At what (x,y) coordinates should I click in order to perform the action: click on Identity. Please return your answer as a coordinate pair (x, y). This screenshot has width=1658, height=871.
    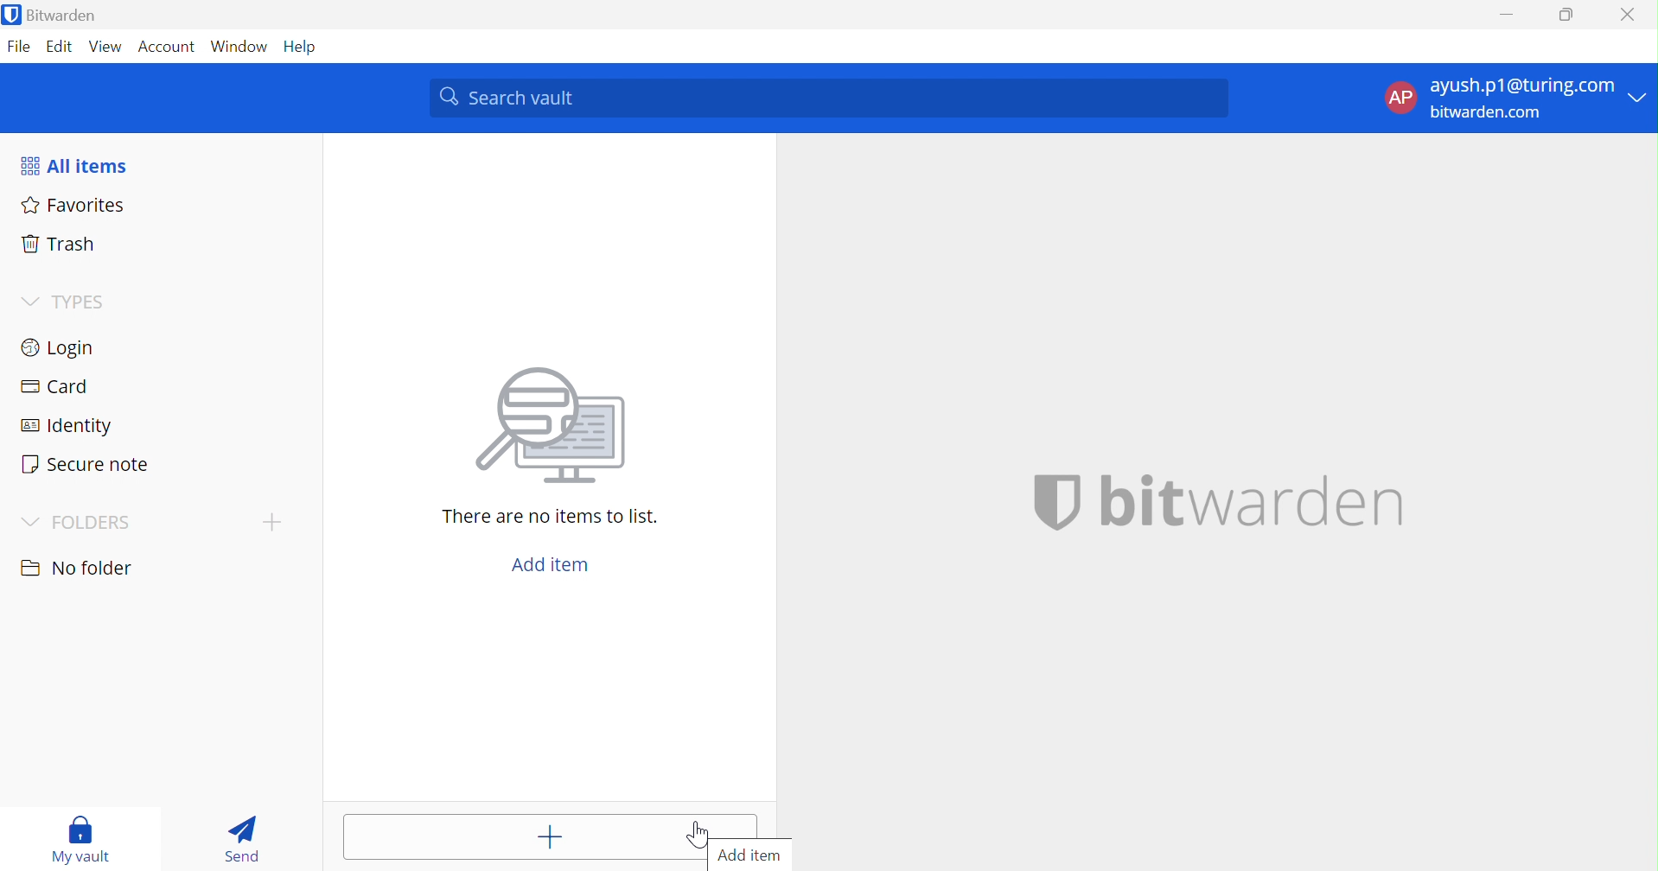
    Looking at the image, I should click on (68, 427).